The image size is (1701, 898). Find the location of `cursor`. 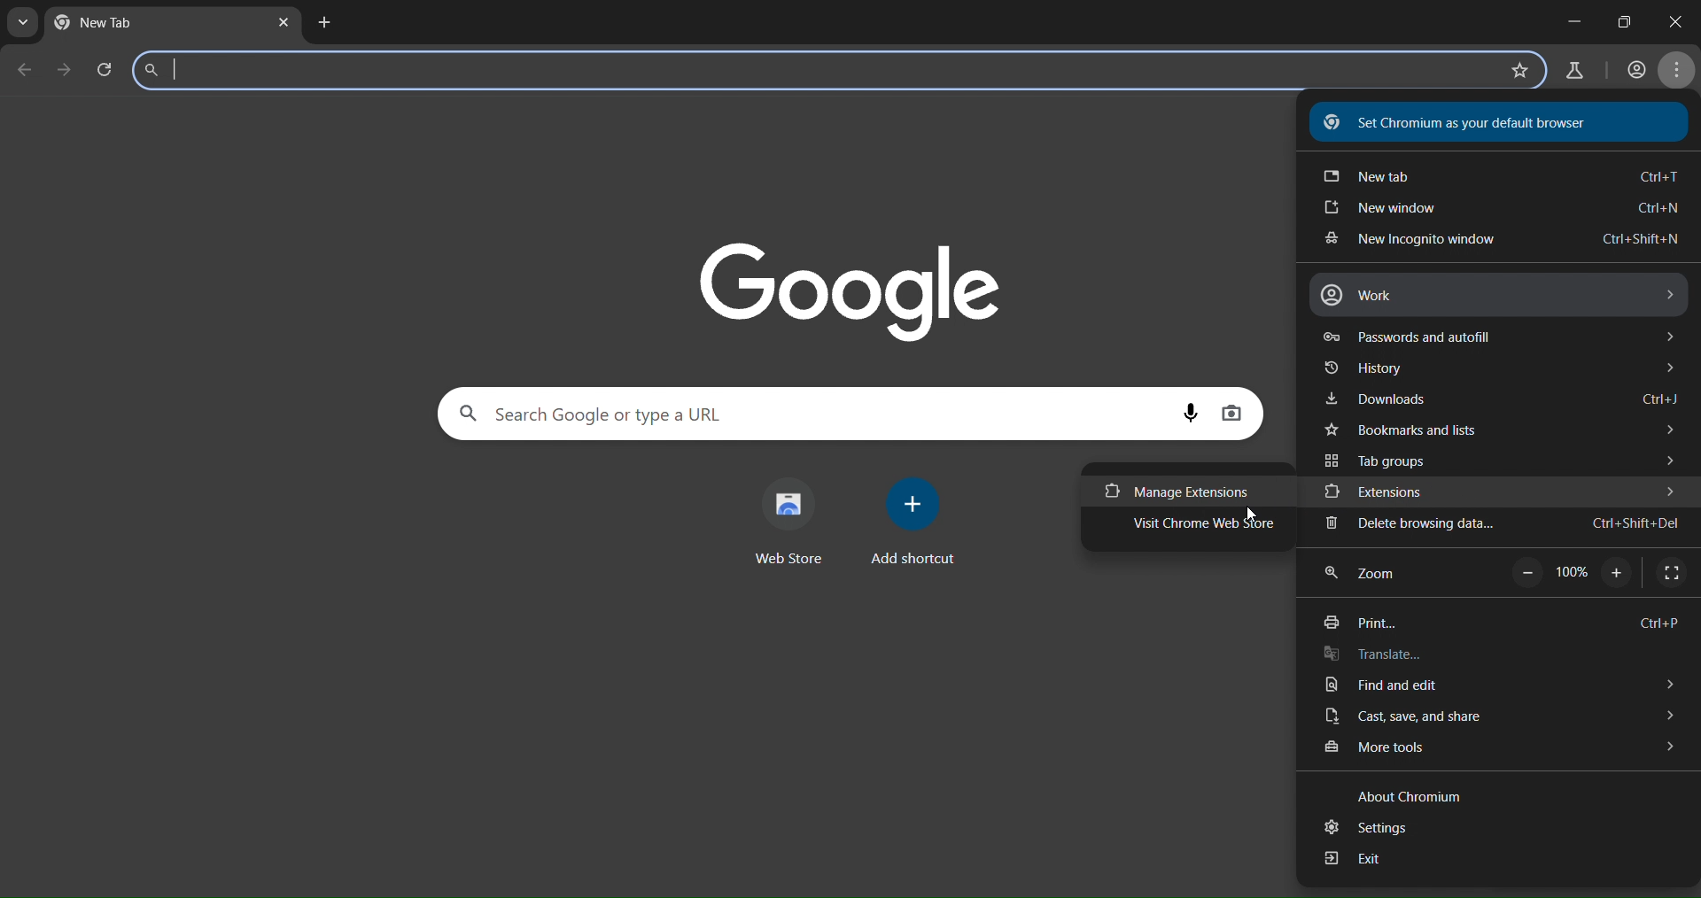

cursor is located at coordinates (1248, 517).